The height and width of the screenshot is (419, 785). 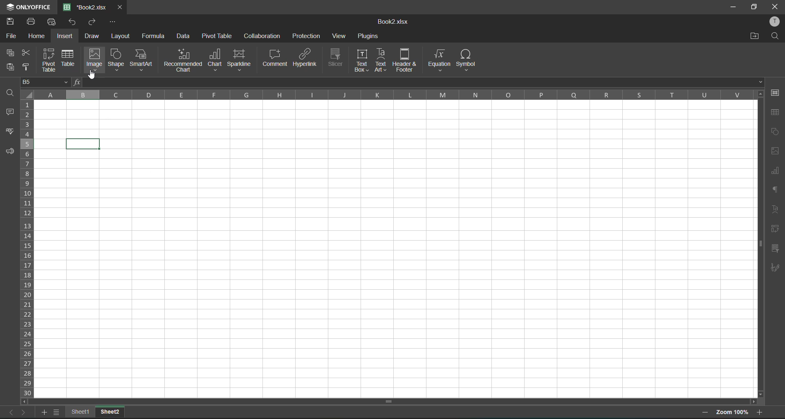 What do you see at coordinates (380, 60) in the screenshot?
I see `text art` at bounding box center [380, 60].